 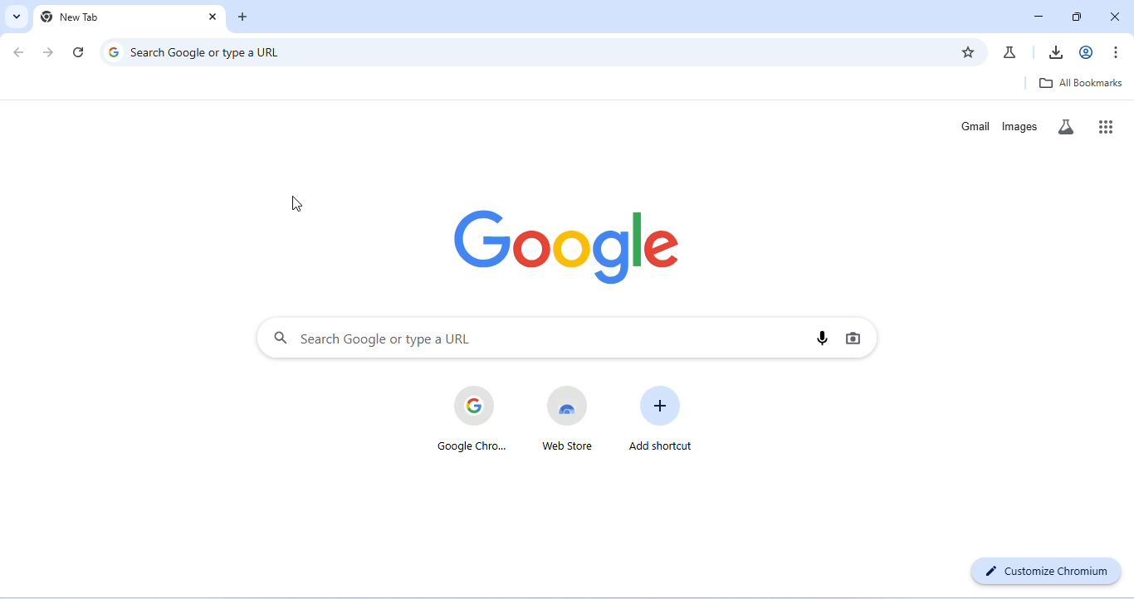 I want to click on maximize, so click(x=1077, y=17).